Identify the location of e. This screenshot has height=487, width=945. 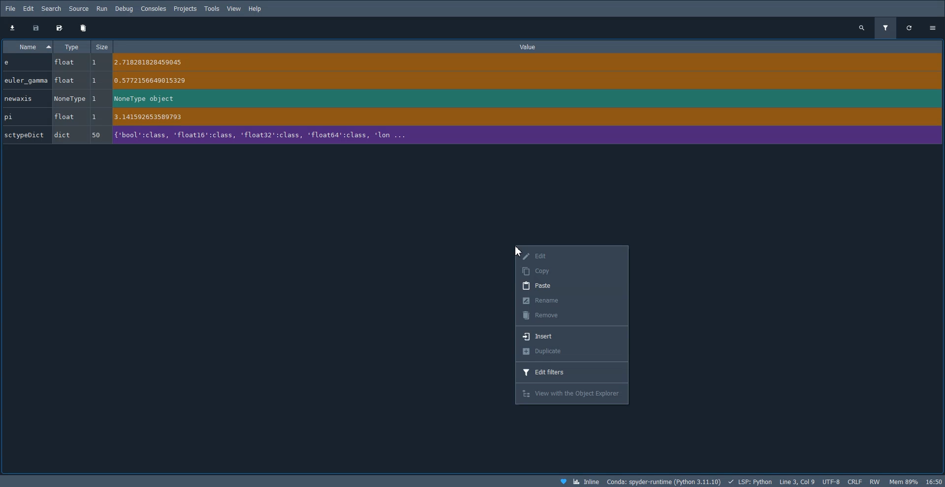
(8, 62).